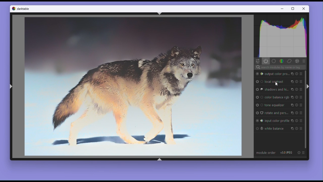 The image size is (323, 182). What do you see at coordinates (23, 9) in the screenshot?
I see `darktable` at bounding box center [23, 9].